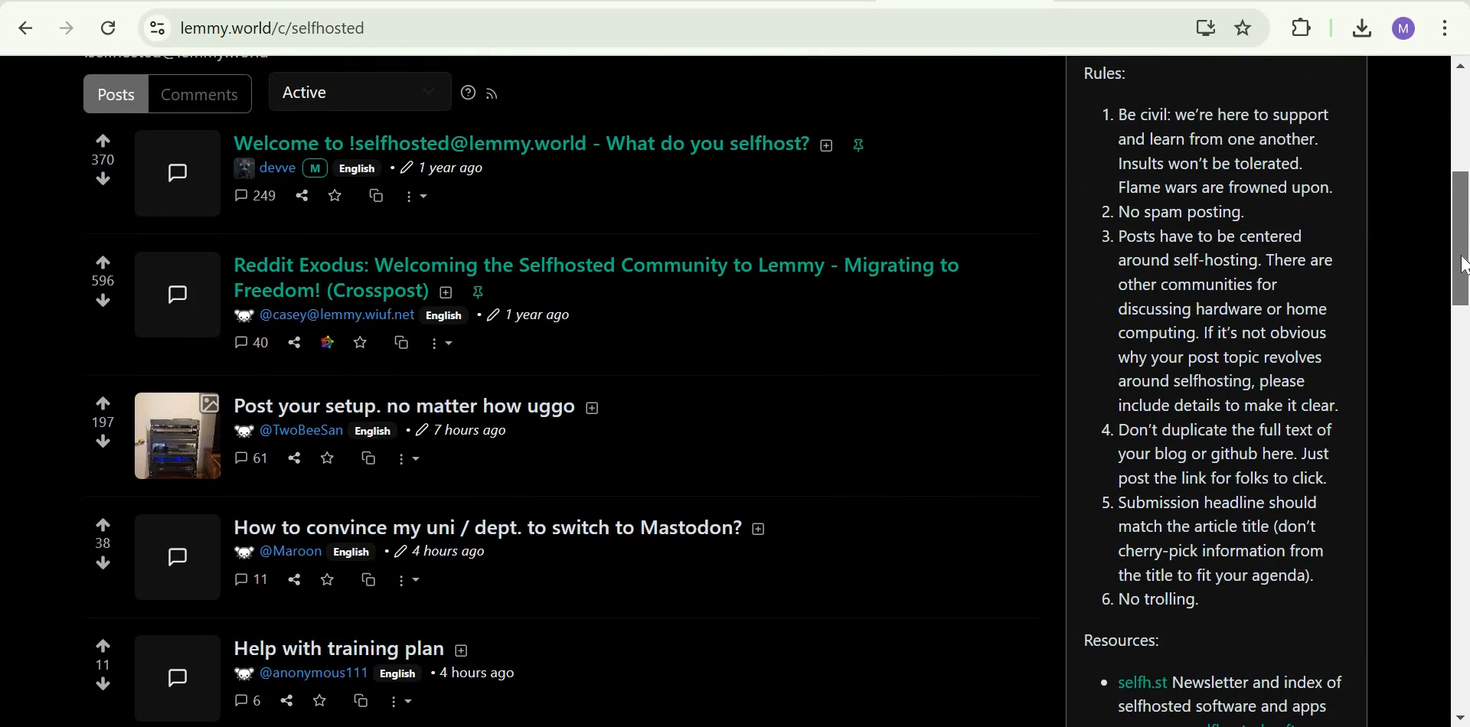  I want to click on cross-post, so click(368, 579).